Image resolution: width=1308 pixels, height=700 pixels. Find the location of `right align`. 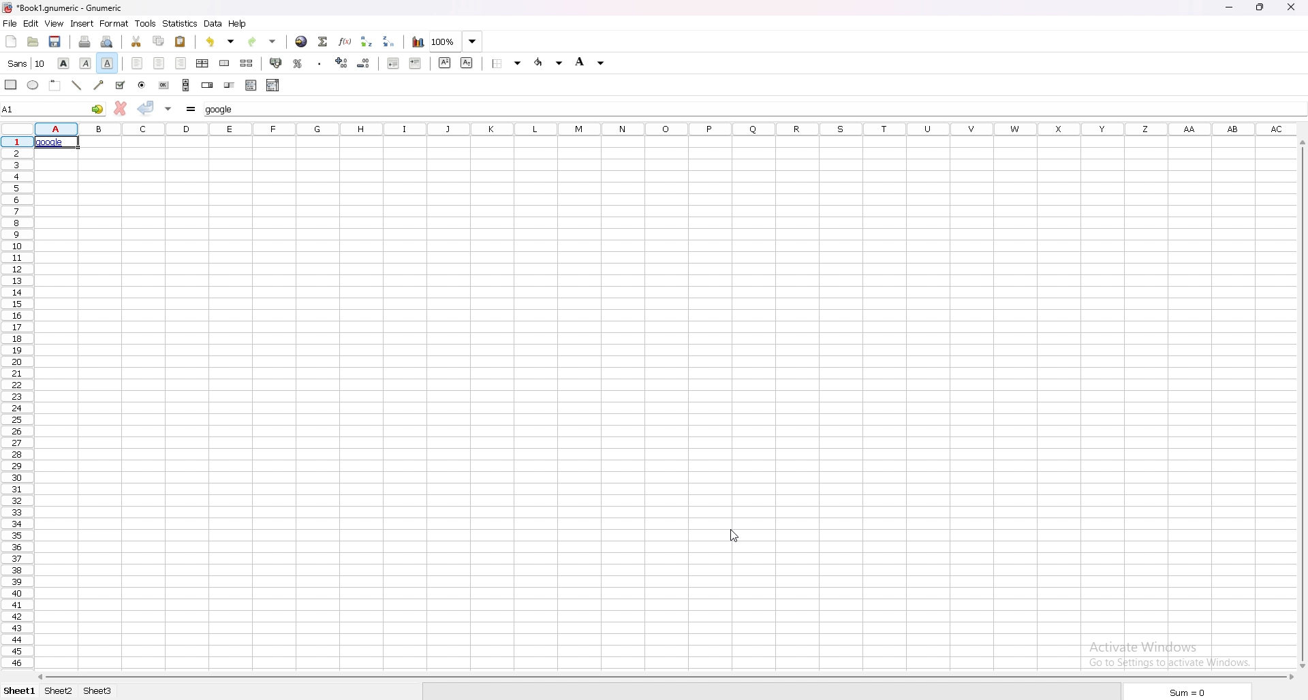

right align is located at coordinates (180, 62).